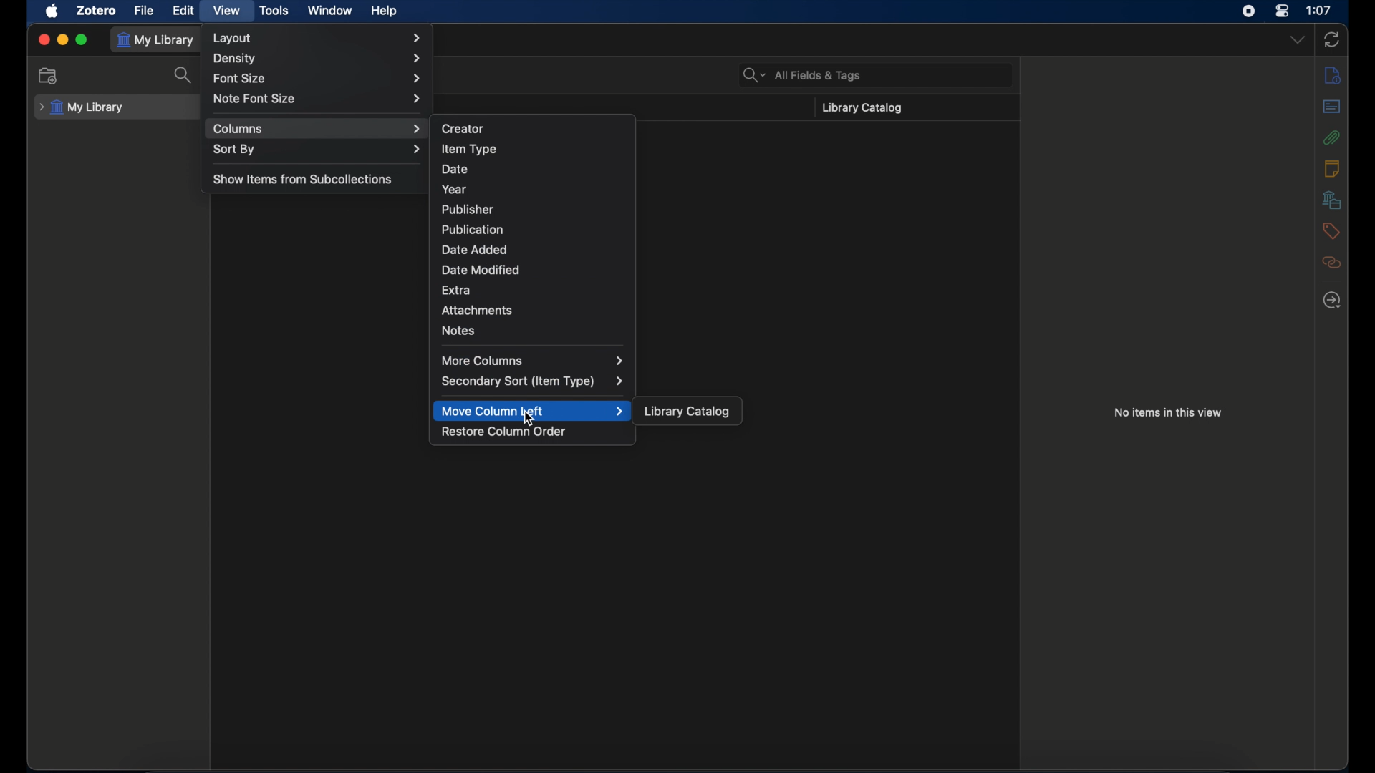  What do you see at coordinates (469, 149) in the screenshot?
I see `item type` at bounding box center [469, 149].